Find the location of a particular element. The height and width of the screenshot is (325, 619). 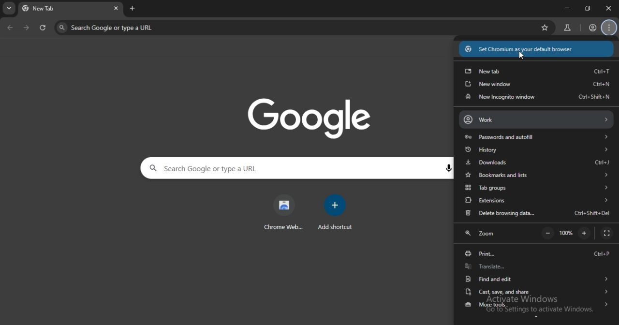

close tab is located at coordinates (118, 9).